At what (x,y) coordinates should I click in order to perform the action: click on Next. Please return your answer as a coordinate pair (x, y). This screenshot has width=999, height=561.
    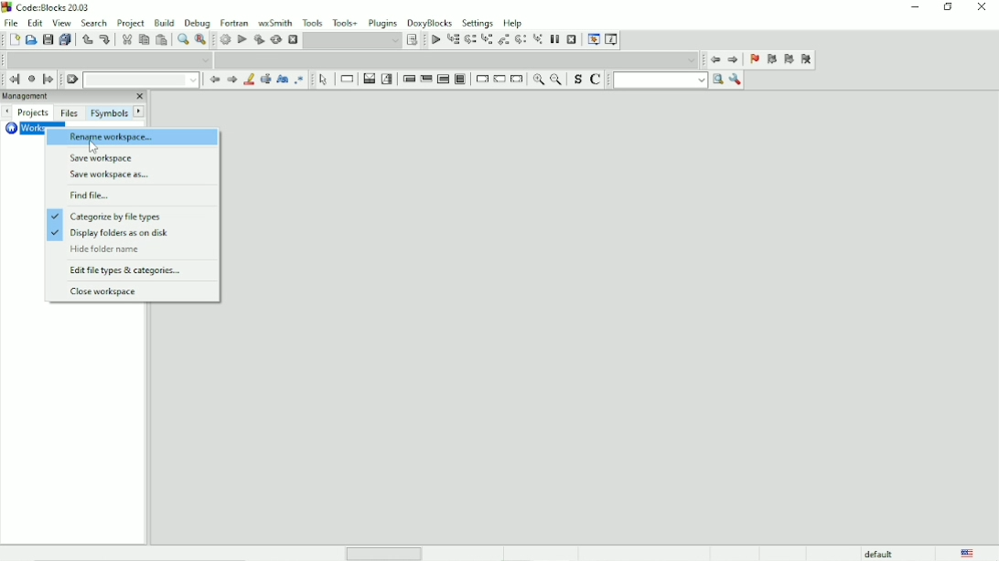
    Looking at the image, I should click on (231, 79).